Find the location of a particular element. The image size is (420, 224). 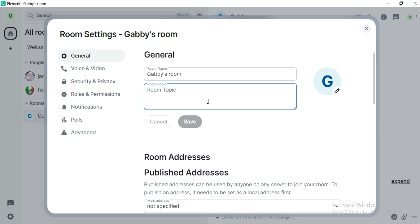

scroll bar is located at coordinates (374, 88).